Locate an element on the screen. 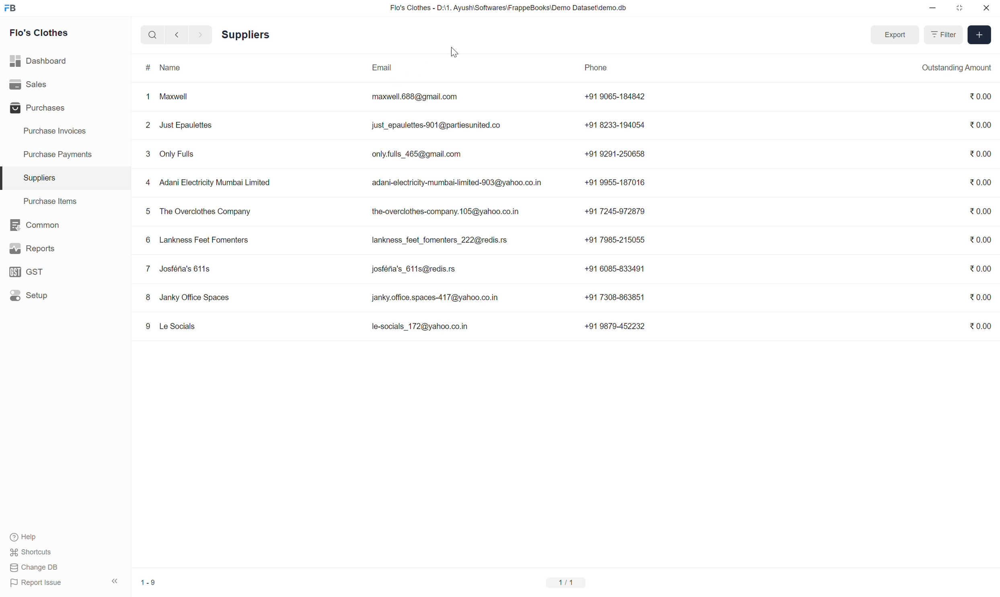 The image size is (1000, 597). 1/1 is located at coordinates (567, 583).